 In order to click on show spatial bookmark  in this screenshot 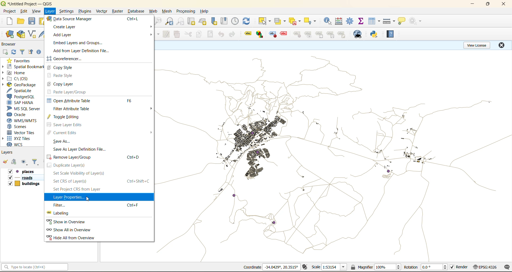, I will do `click(224, 21)`.